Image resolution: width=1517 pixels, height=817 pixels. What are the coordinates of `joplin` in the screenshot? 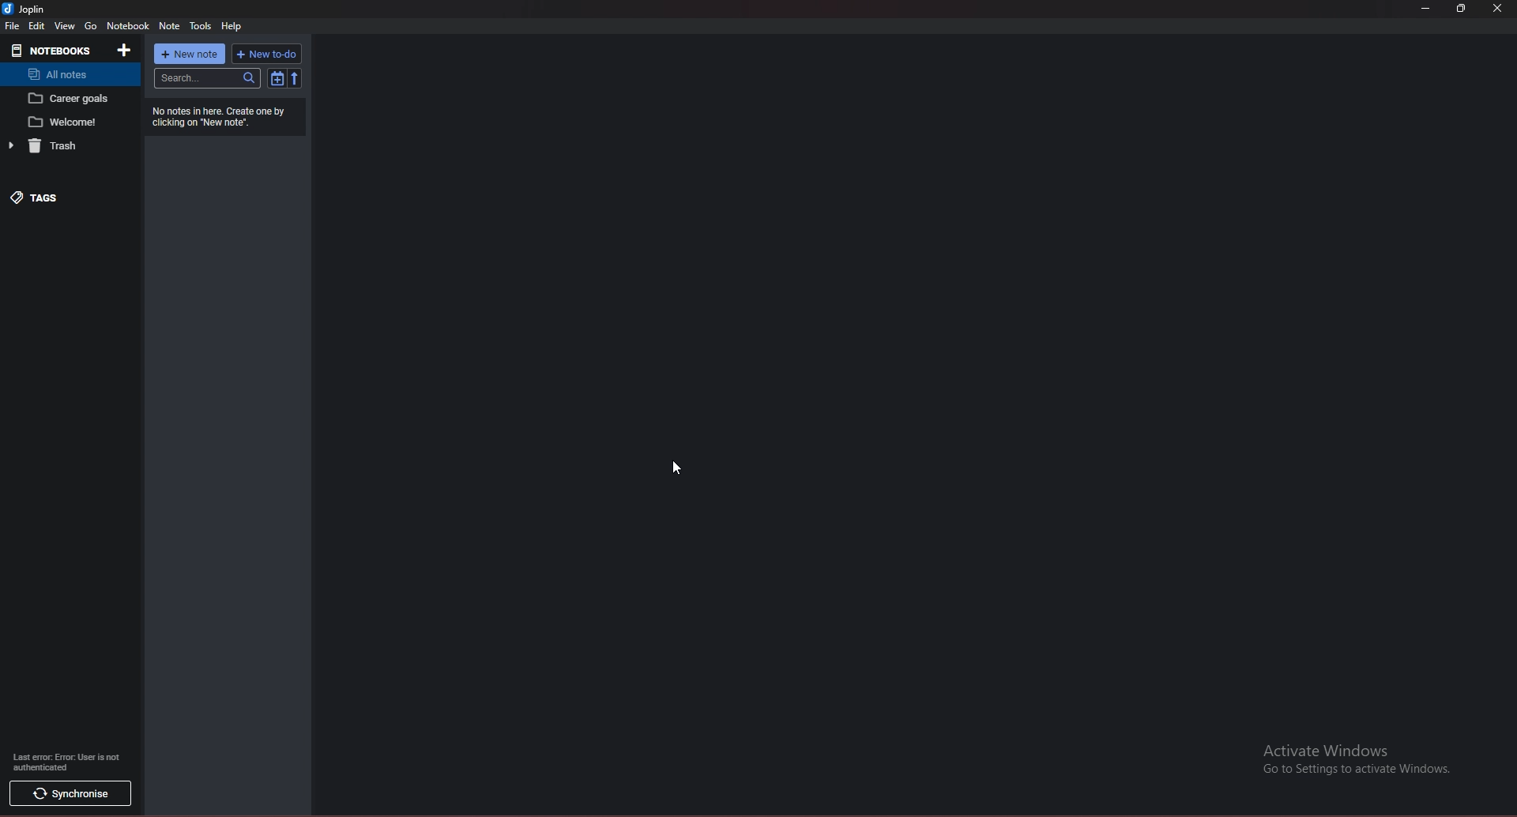 It's located at (25, 9).